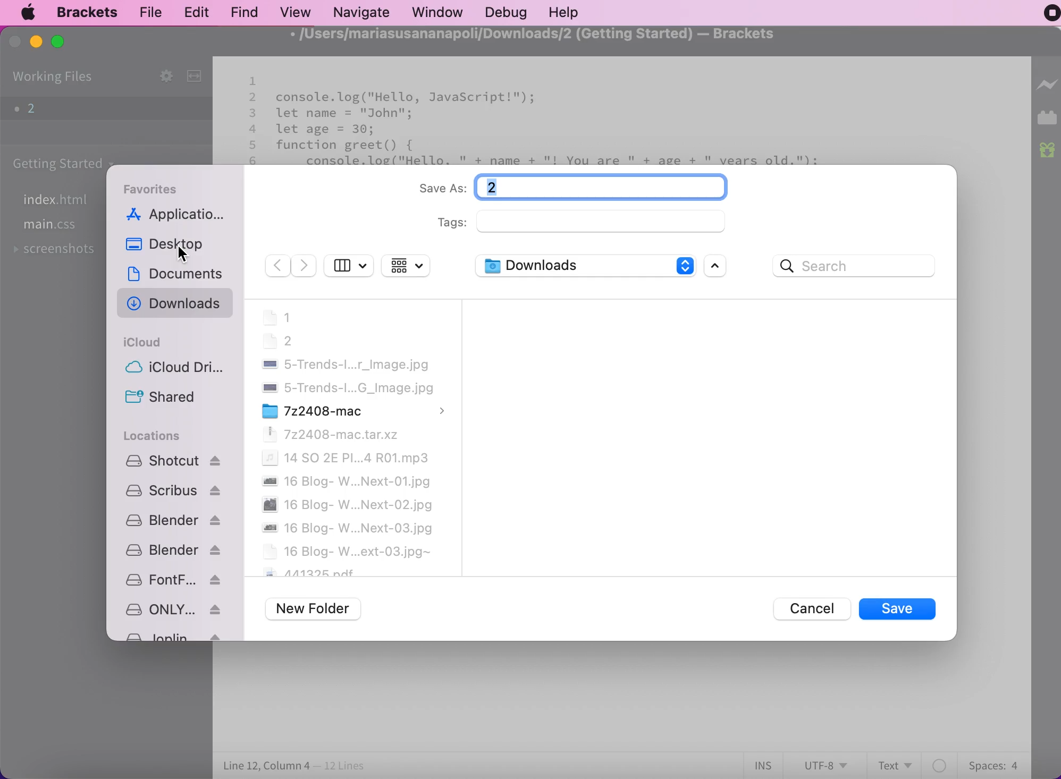 This screenshot has width=1061, height=779. I want to click on line 12, column 4 - 12 lines, so click(295, 766).